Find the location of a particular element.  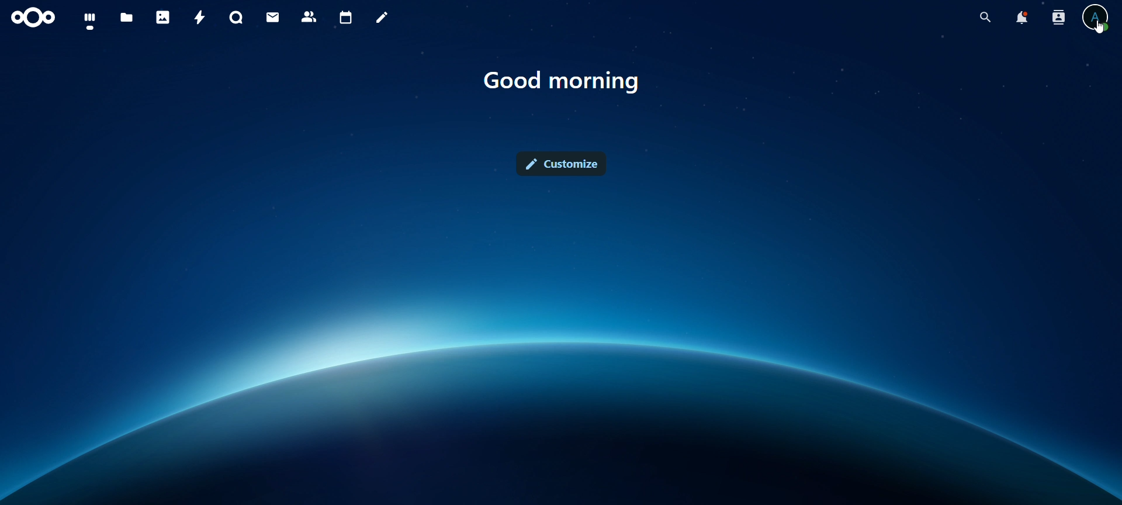

good morning is located at coordinates (563, 81).